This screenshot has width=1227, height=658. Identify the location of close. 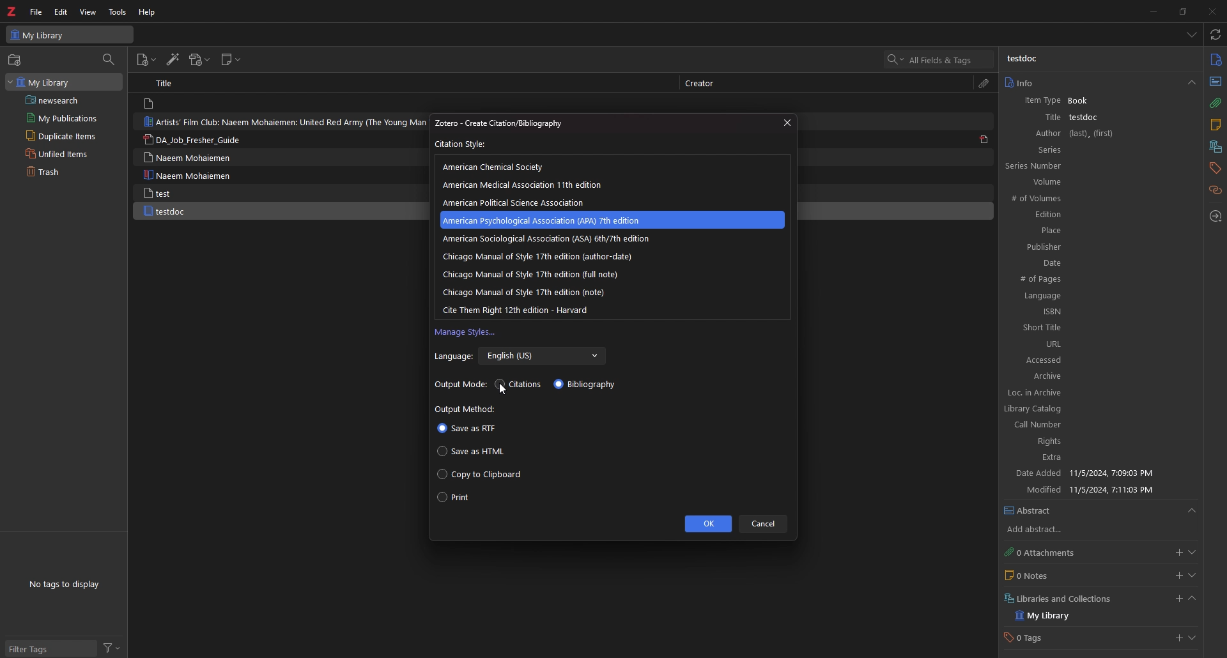
(1211, 11).